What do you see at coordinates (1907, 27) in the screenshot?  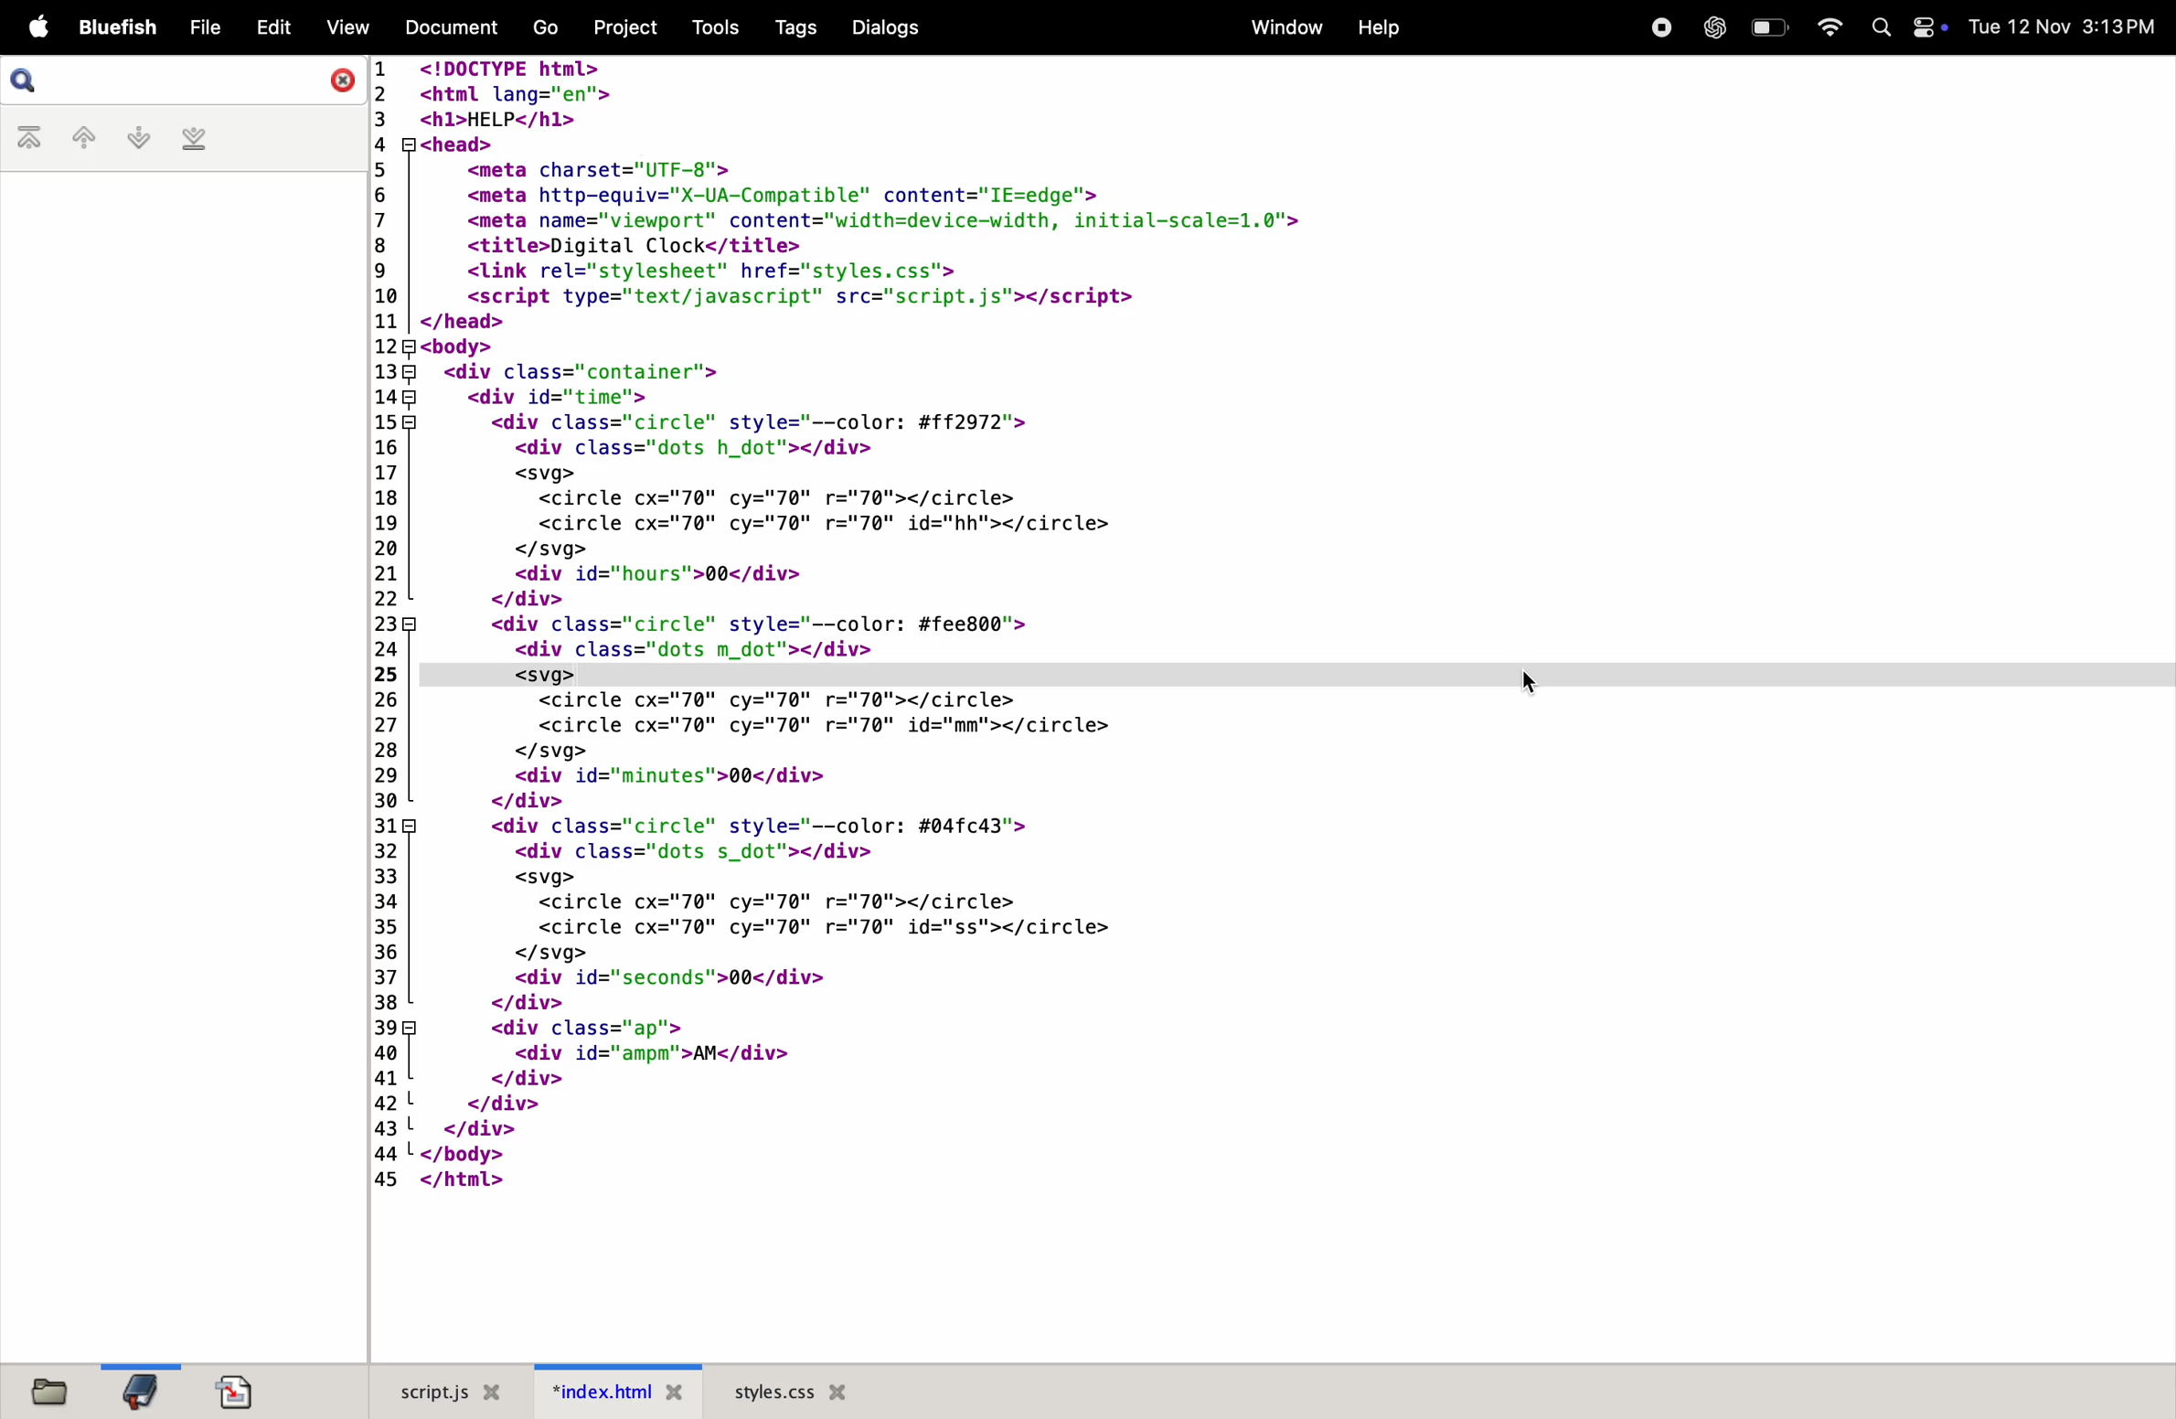 I see `apple widgets` at bounding box center [1907, 27].